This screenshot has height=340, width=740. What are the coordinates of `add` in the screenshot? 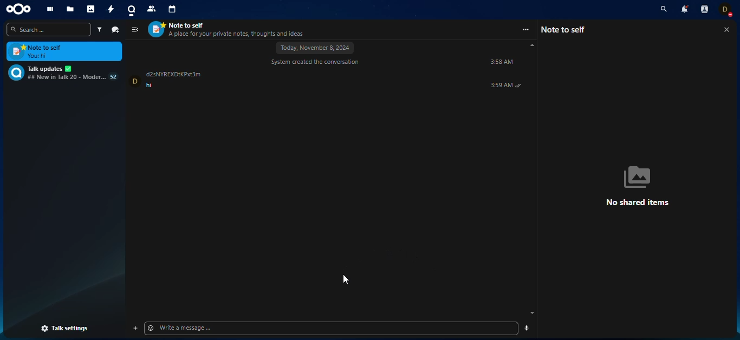 It's located at (137, 328).